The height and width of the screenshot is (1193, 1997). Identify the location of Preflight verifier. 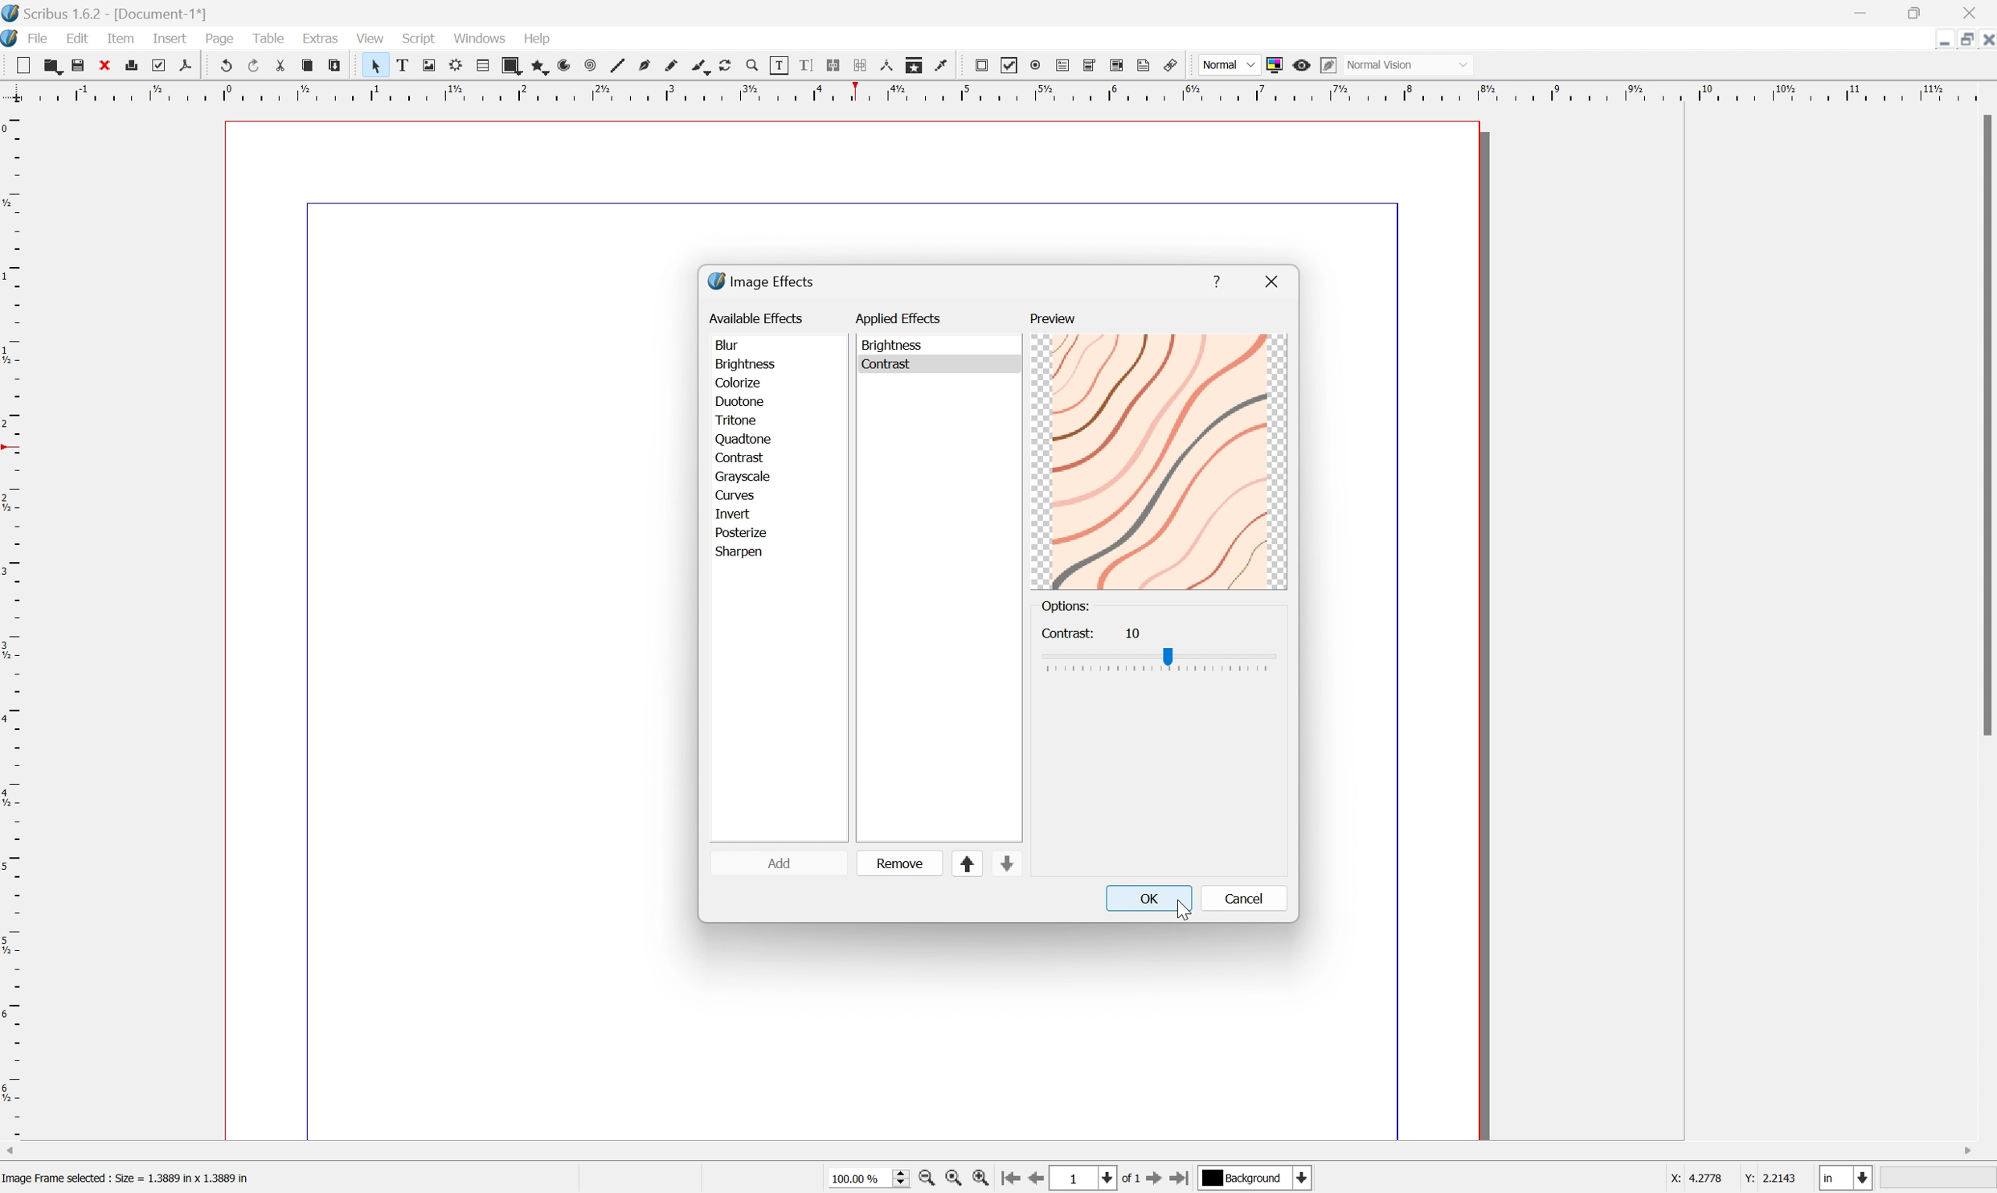
(160, 64).